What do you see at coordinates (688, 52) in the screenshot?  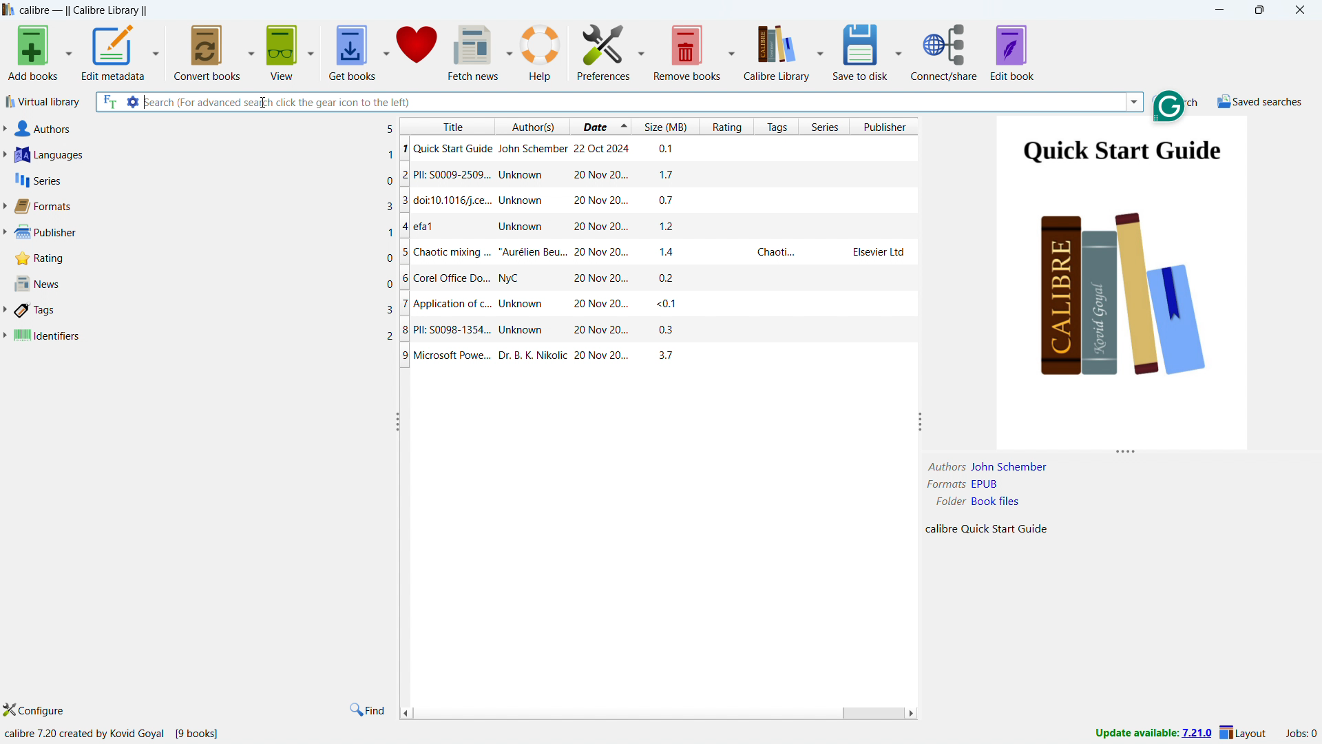 I see `remove books` at bounding box center [688, 52].